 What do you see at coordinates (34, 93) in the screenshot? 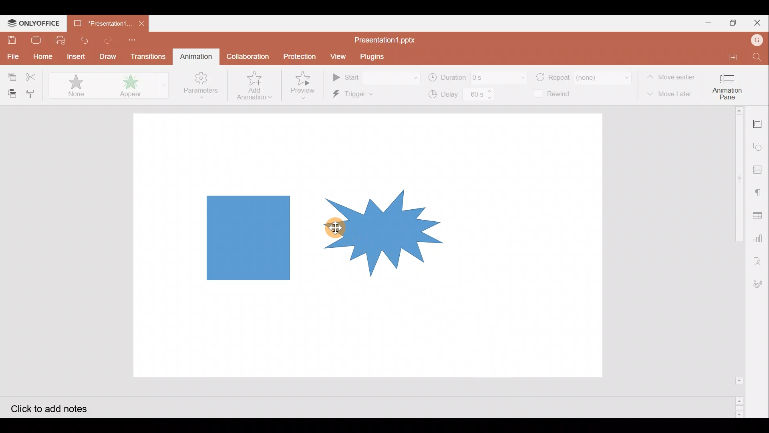
I see `Copy style` at bounding box center [34, 93].